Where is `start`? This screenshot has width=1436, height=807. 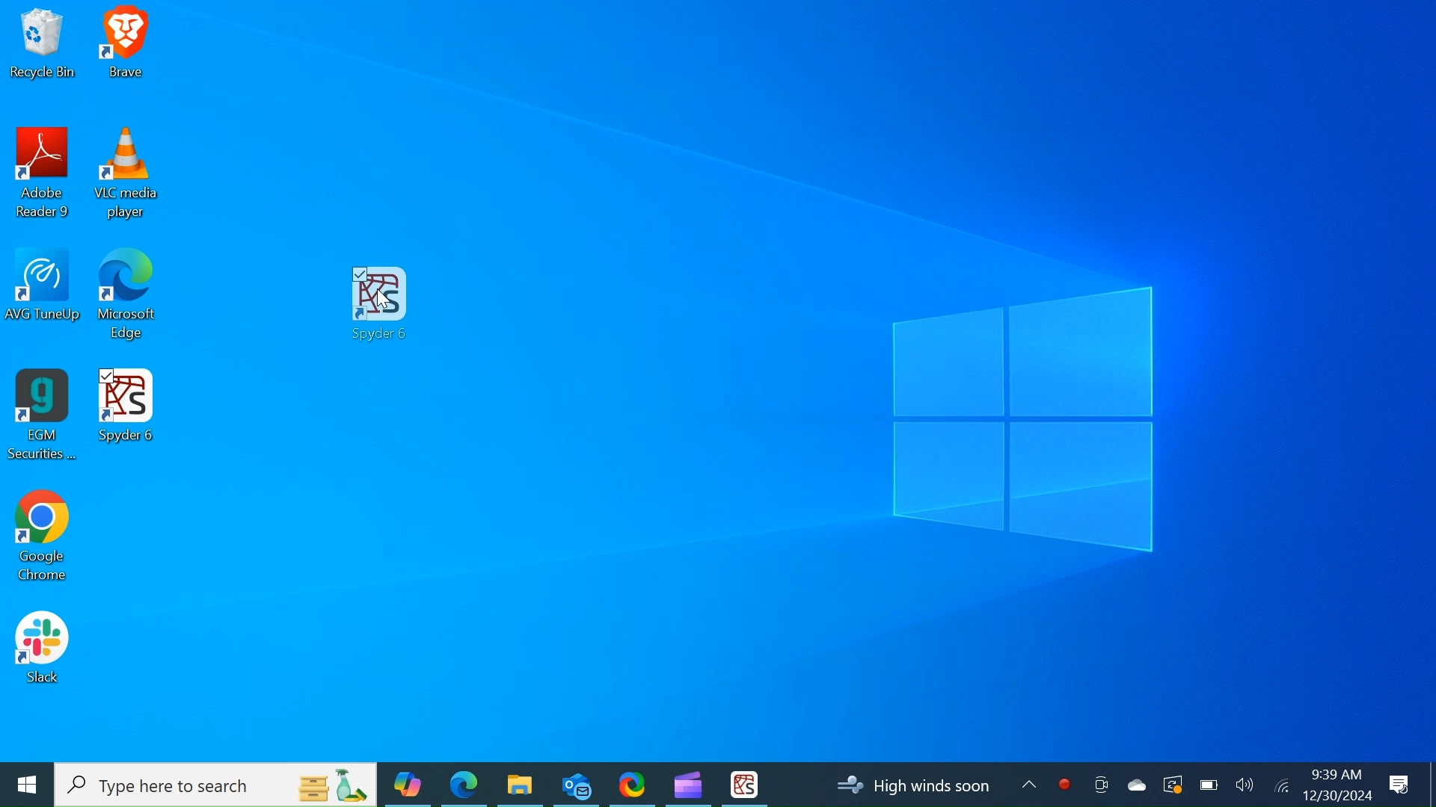
start is located at coordinates (25, 785).